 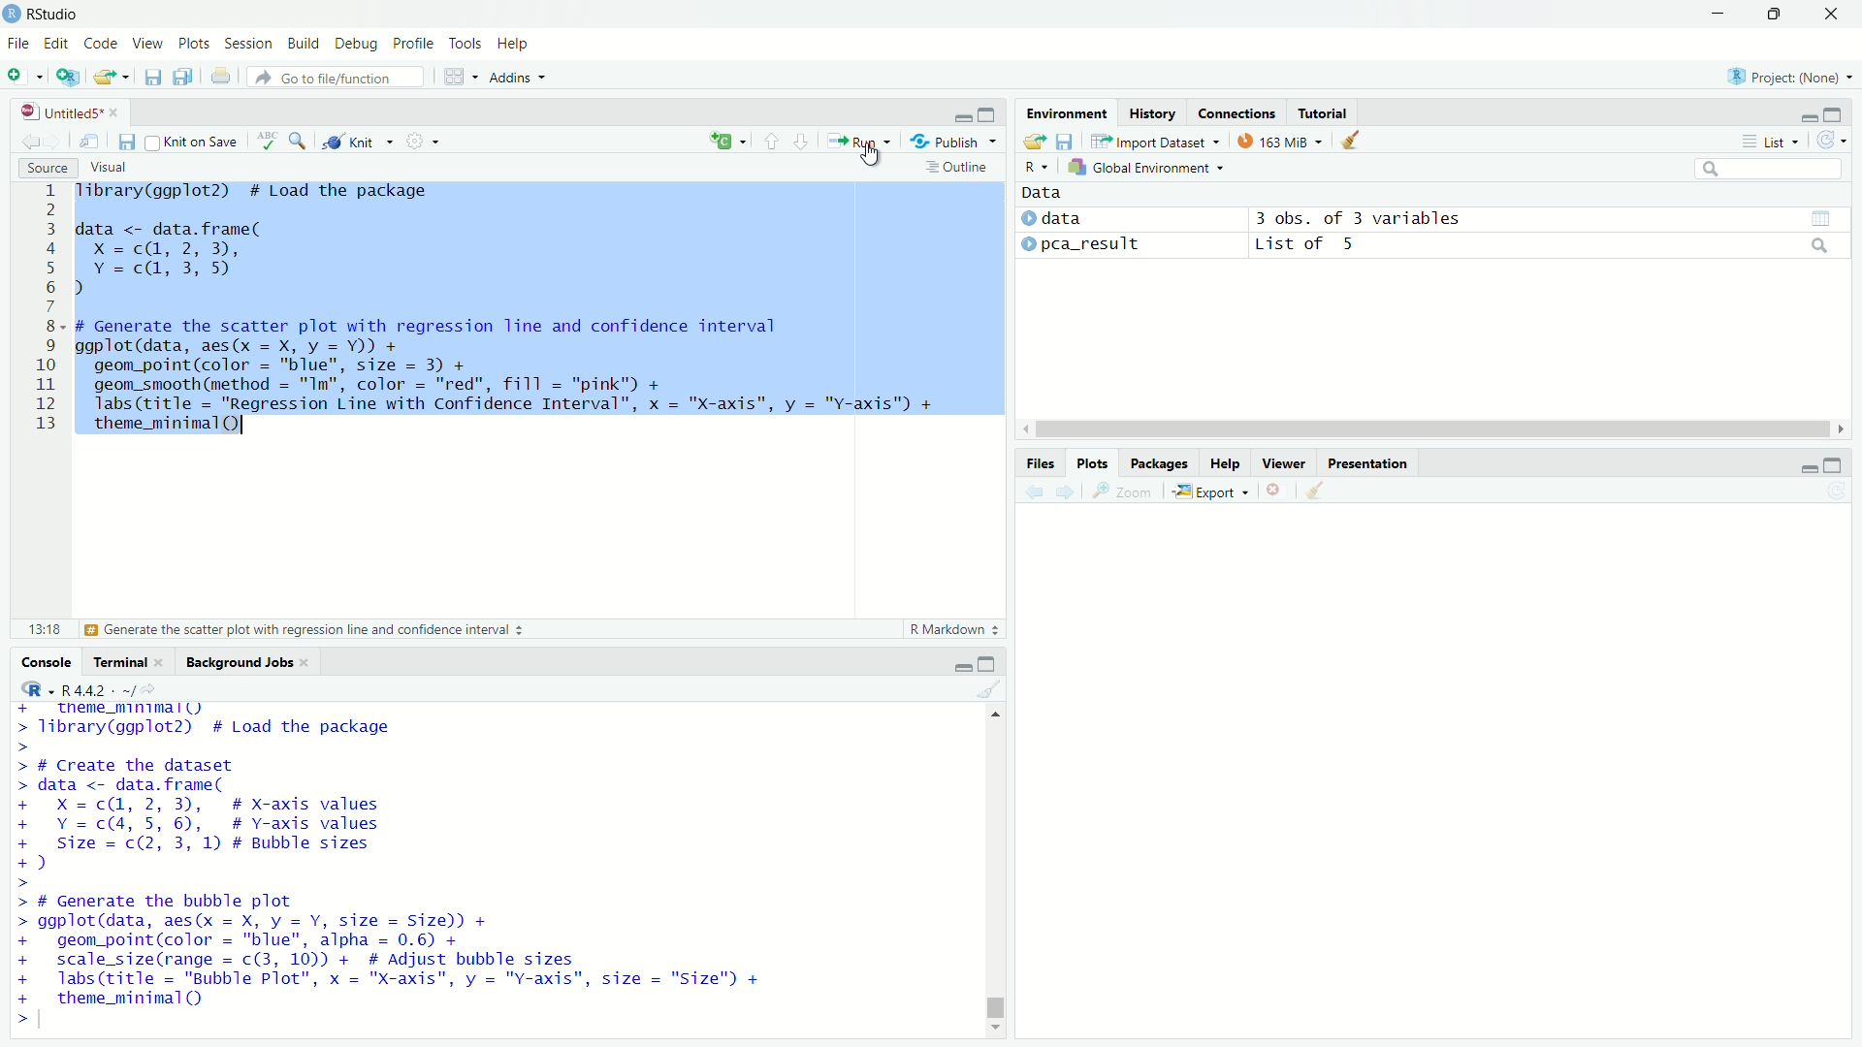 What do you see at coordinates (1028, 244) in the screenshot?
I see `expand/collapse` at bounding box center [1028, 244].